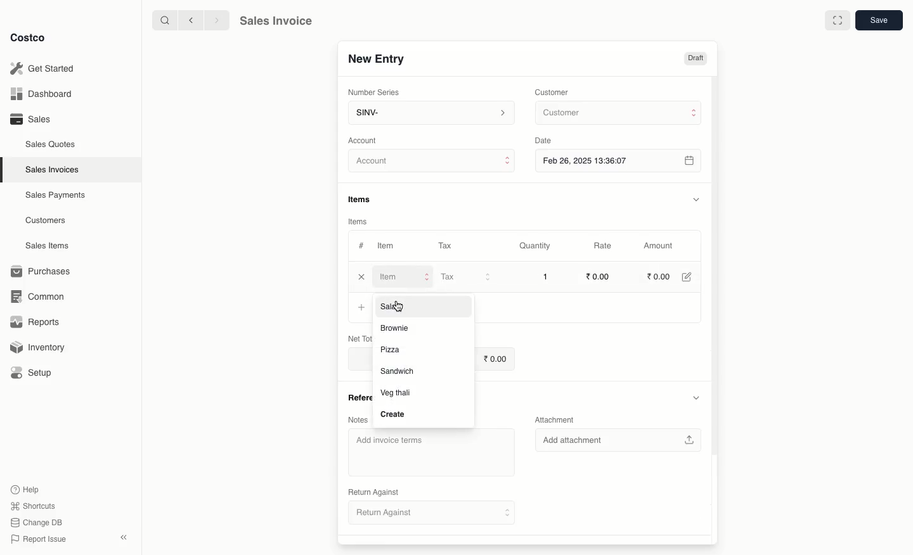 The width and height of the screenshot is (913, 555). Describe the element at coordinates (125, 538) in the screenshot. I see `Collapse` at that location.